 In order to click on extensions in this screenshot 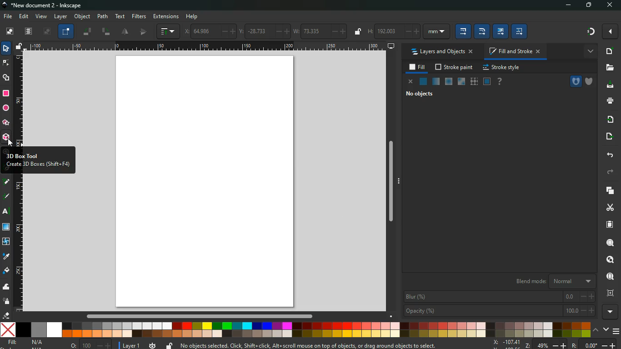, I will do `click(166, 17)`.